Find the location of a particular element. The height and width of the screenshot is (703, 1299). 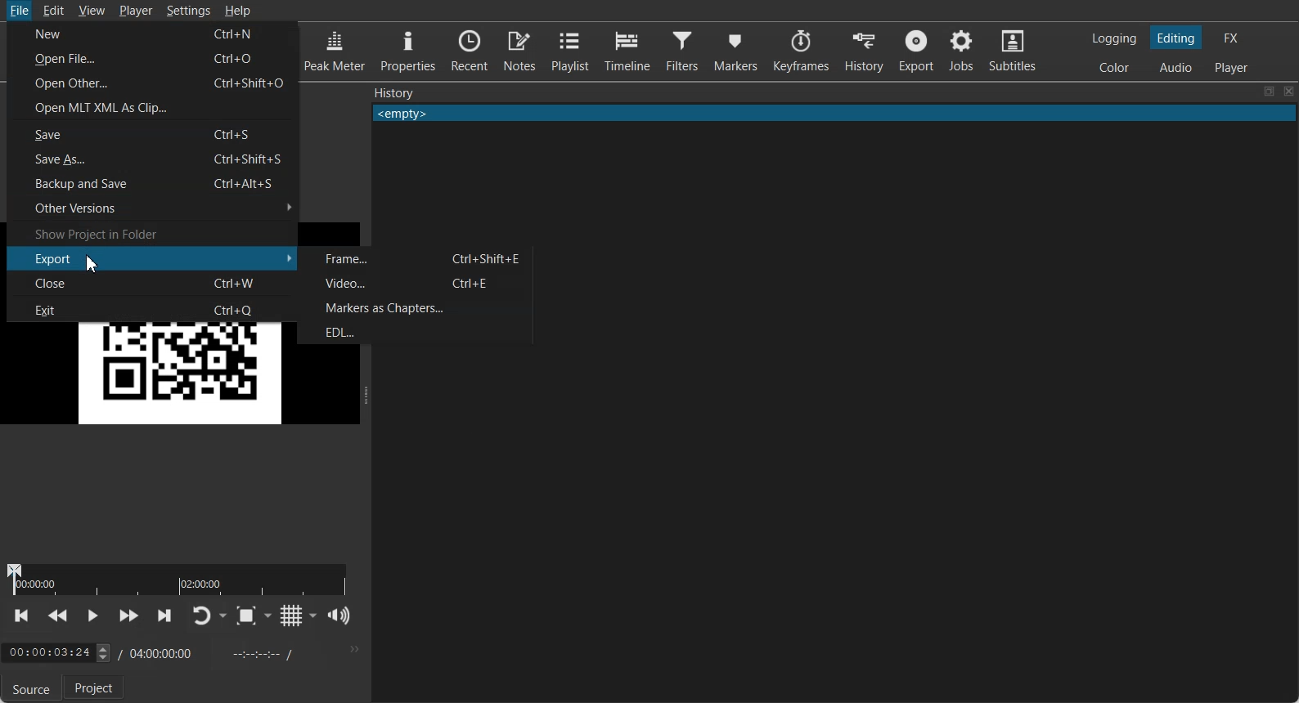

View is located at coordinates (92, 11).